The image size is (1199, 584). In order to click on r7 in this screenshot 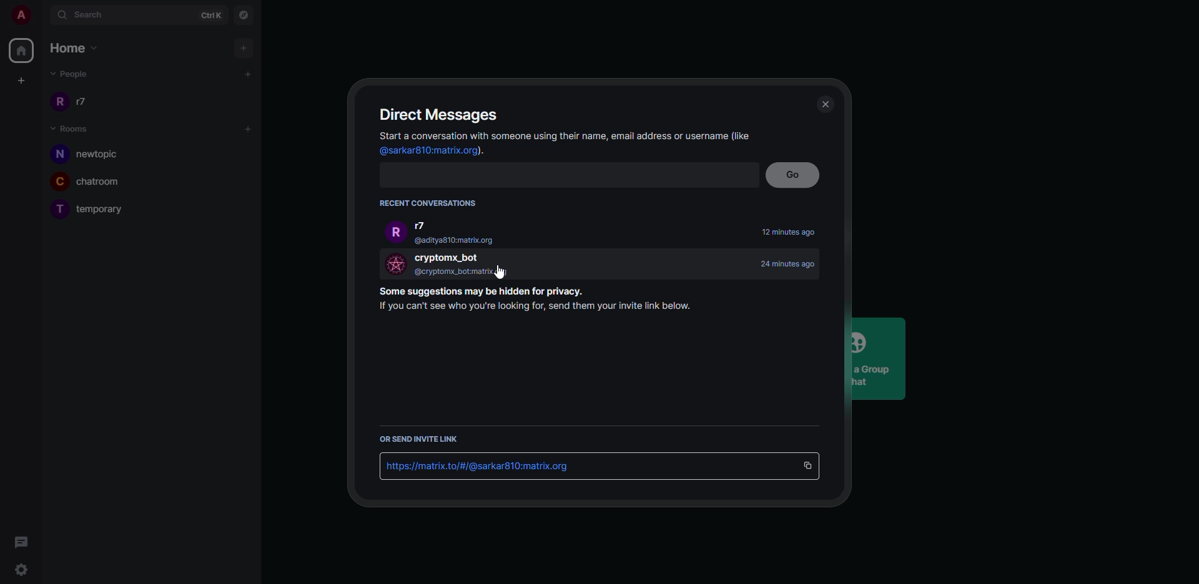, I will do `click(423, 226)`.